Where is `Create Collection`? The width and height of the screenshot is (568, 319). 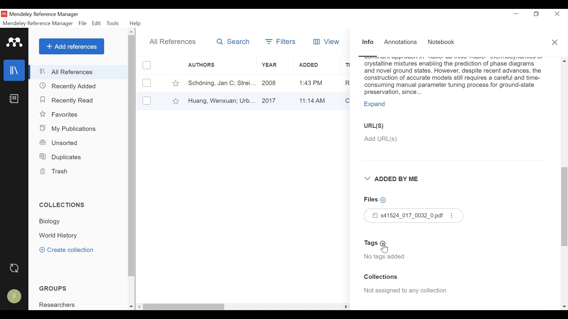
Create Collection is located at coordinates (67, 250).